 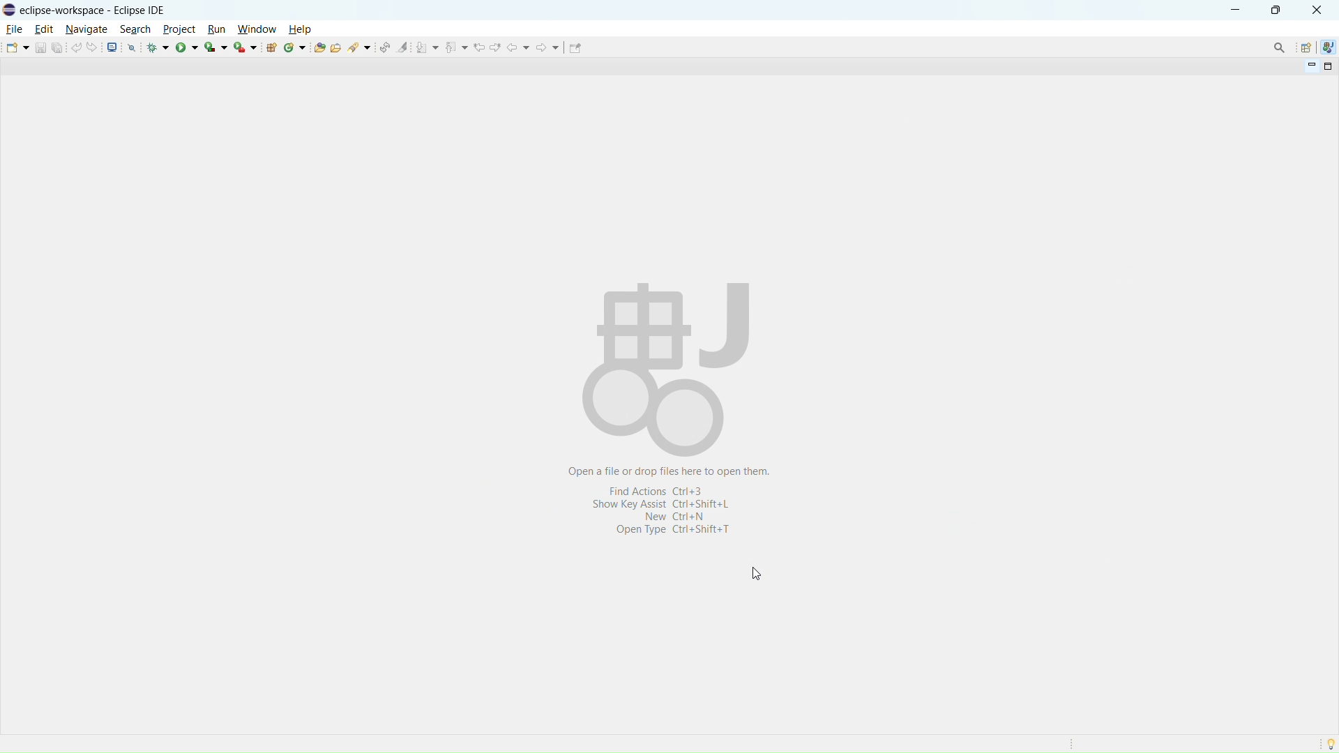 I want to click on java, so click(x=1328, y=46).